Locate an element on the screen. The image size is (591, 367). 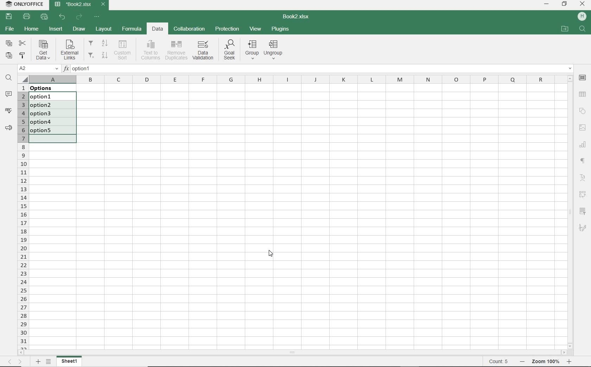
CHART is located at coordinates (583, 146).